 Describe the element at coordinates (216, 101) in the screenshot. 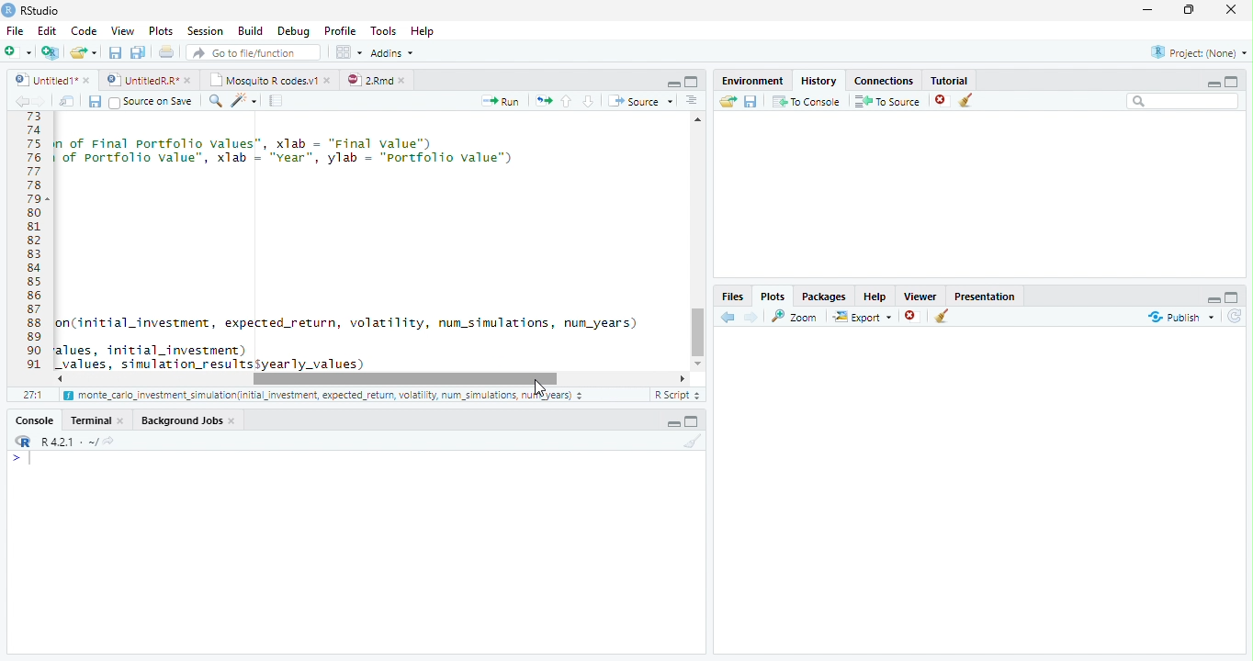

I see `Find and replace` at that location.